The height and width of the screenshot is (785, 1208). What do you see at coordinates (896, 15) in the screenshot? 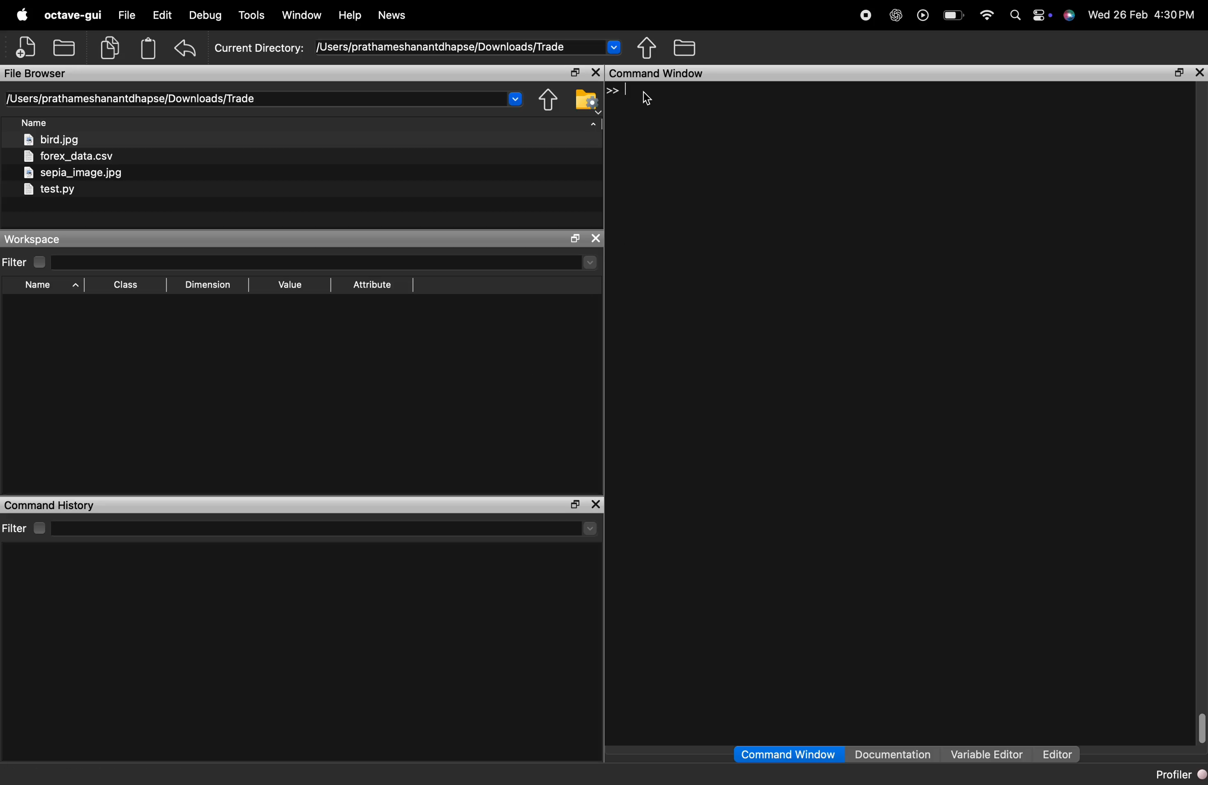
I see `chatgpt` at bounding box center [896, 15].